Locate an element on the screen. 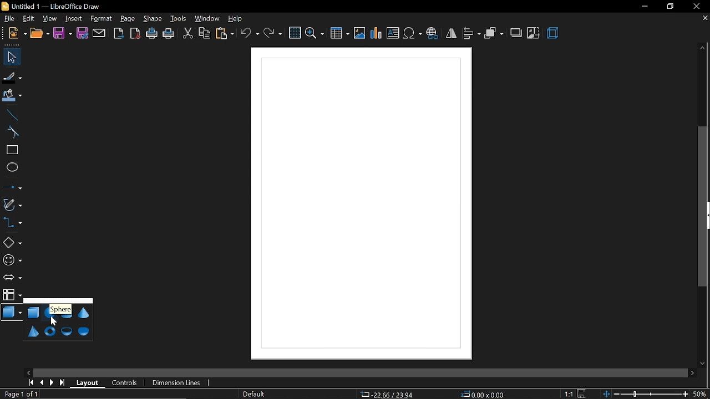 The height and width of the screenshot is (399, 710). lines and arrows is located at coordinates (12, 186).